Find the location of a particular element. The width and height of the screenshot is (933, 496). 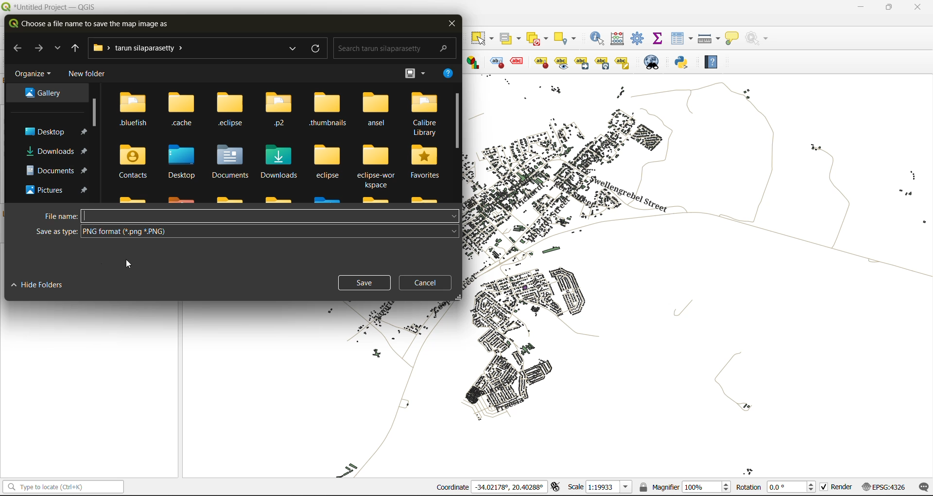

vertical scroll bar is located at coordinates (93, 111).